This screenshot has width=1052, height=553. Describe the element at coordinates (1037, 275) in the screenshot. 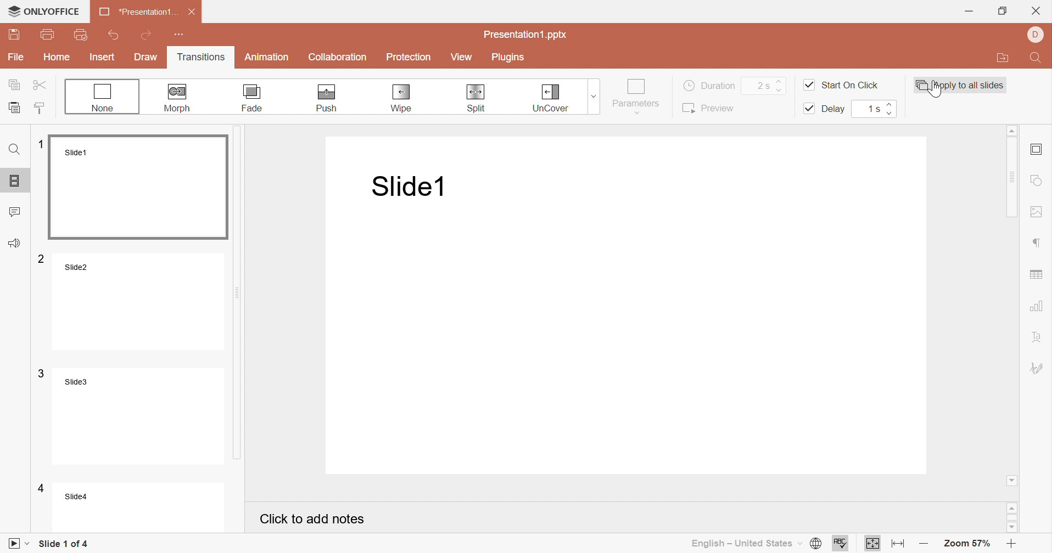

I see `Insert table` at that location.